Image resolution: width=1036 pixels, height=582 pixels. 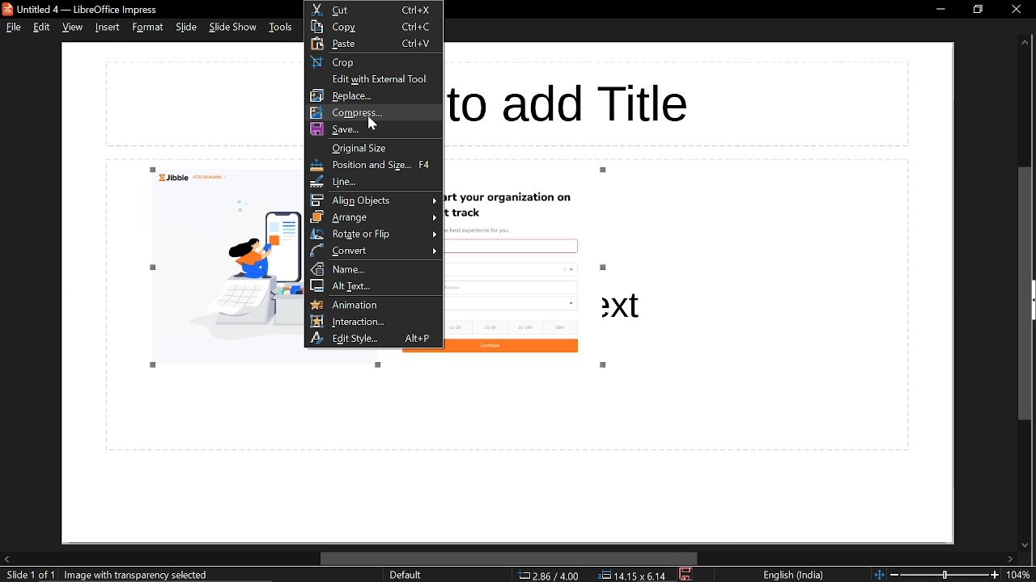 What do you see at coordinates (374, 182) in the screenshot?
I see `line` at bounding box center [374, 182].